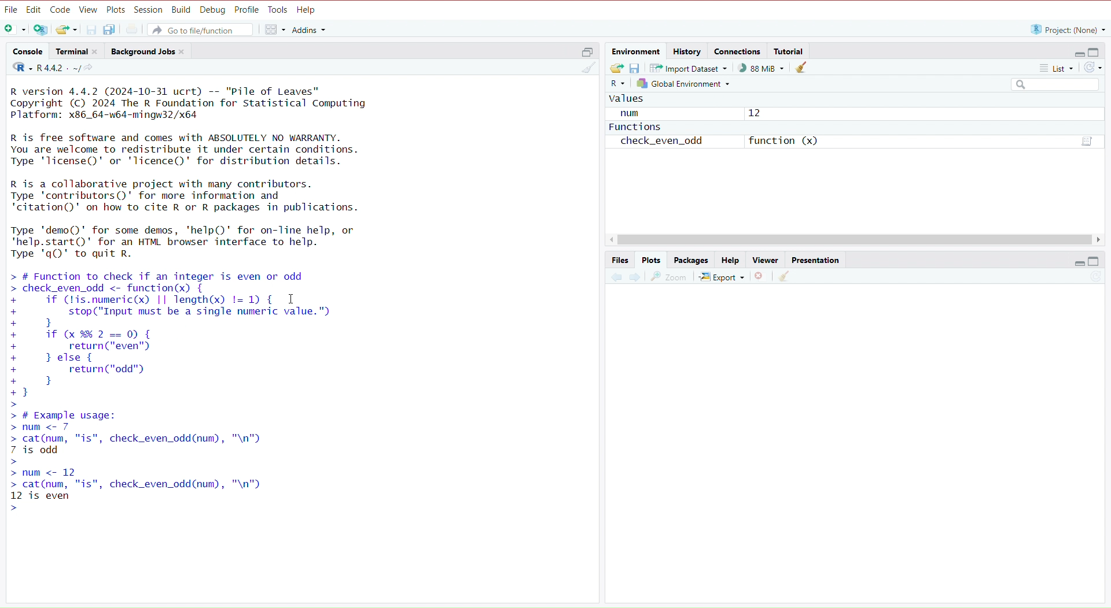 This screenshot has width=1111, height=608. I want to click on session, so click(149, 10).